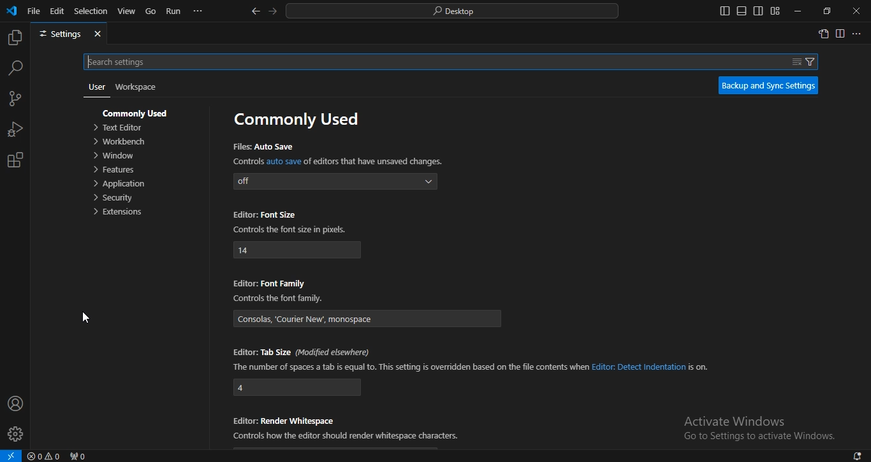  Describe the element at coordinates (119, 213) in the screenshot. I see `extensions` at that location.